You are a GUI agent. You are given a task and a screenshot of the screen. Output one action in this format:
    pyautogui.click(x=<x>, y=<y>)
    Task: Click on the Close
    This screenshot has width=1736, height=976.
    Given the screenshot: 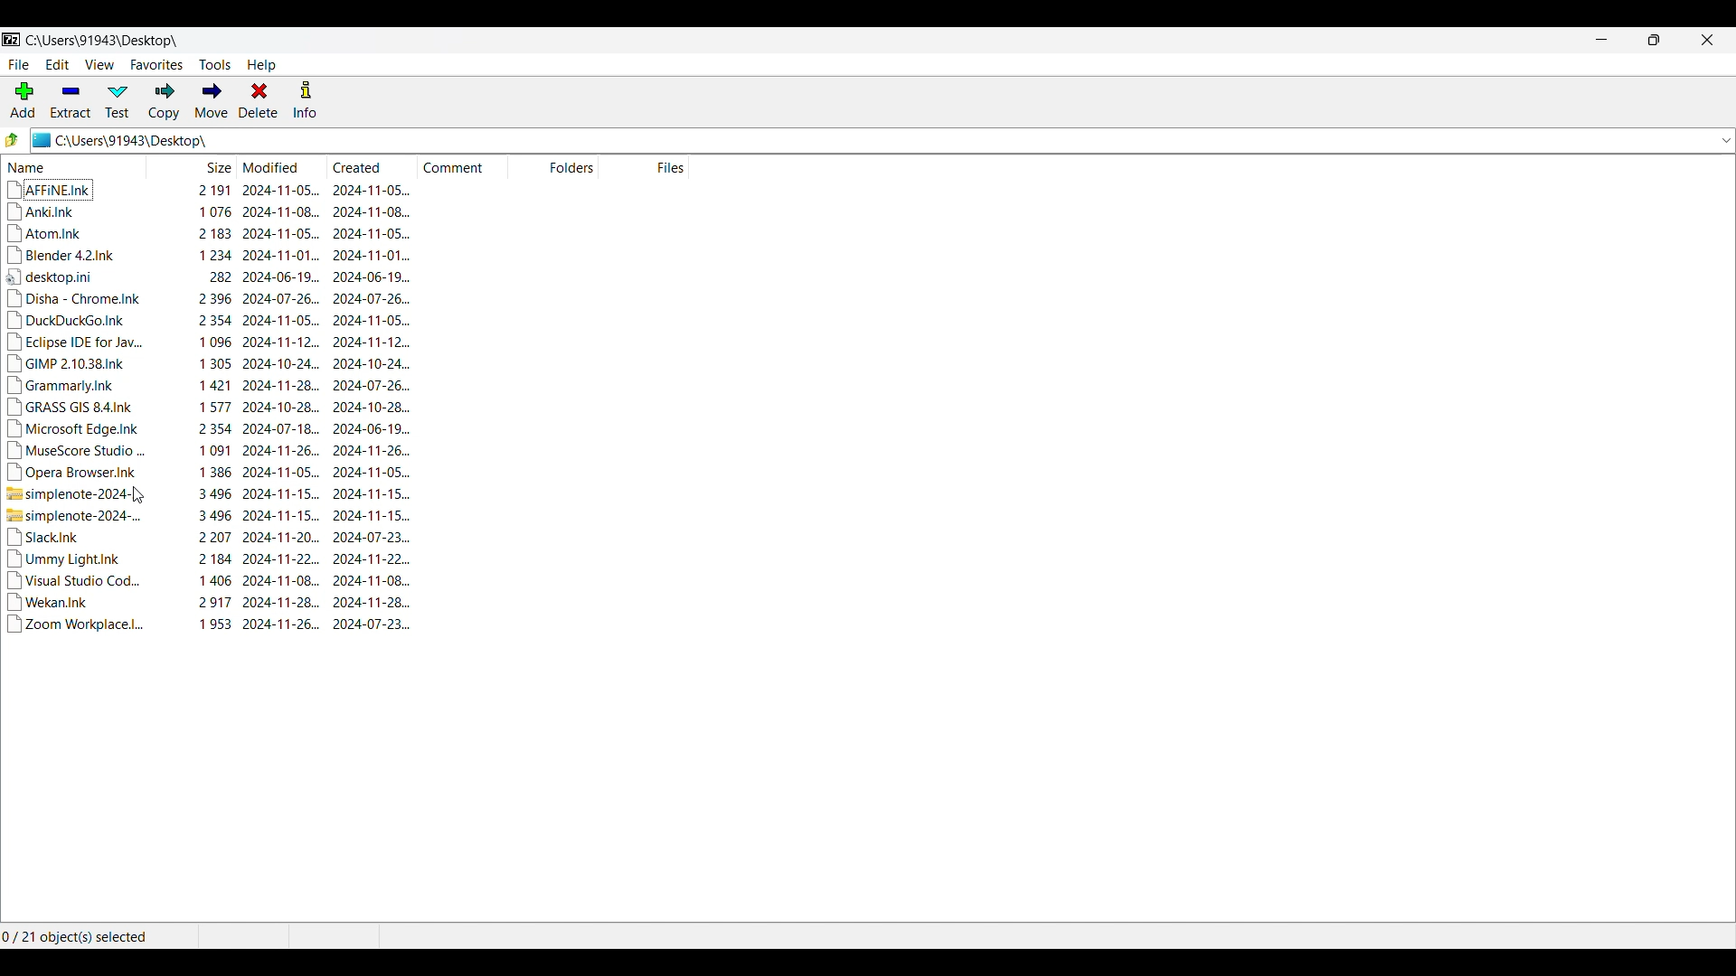 What is the action you would take?
    pyautogui.click(x=1707, y=40)
    